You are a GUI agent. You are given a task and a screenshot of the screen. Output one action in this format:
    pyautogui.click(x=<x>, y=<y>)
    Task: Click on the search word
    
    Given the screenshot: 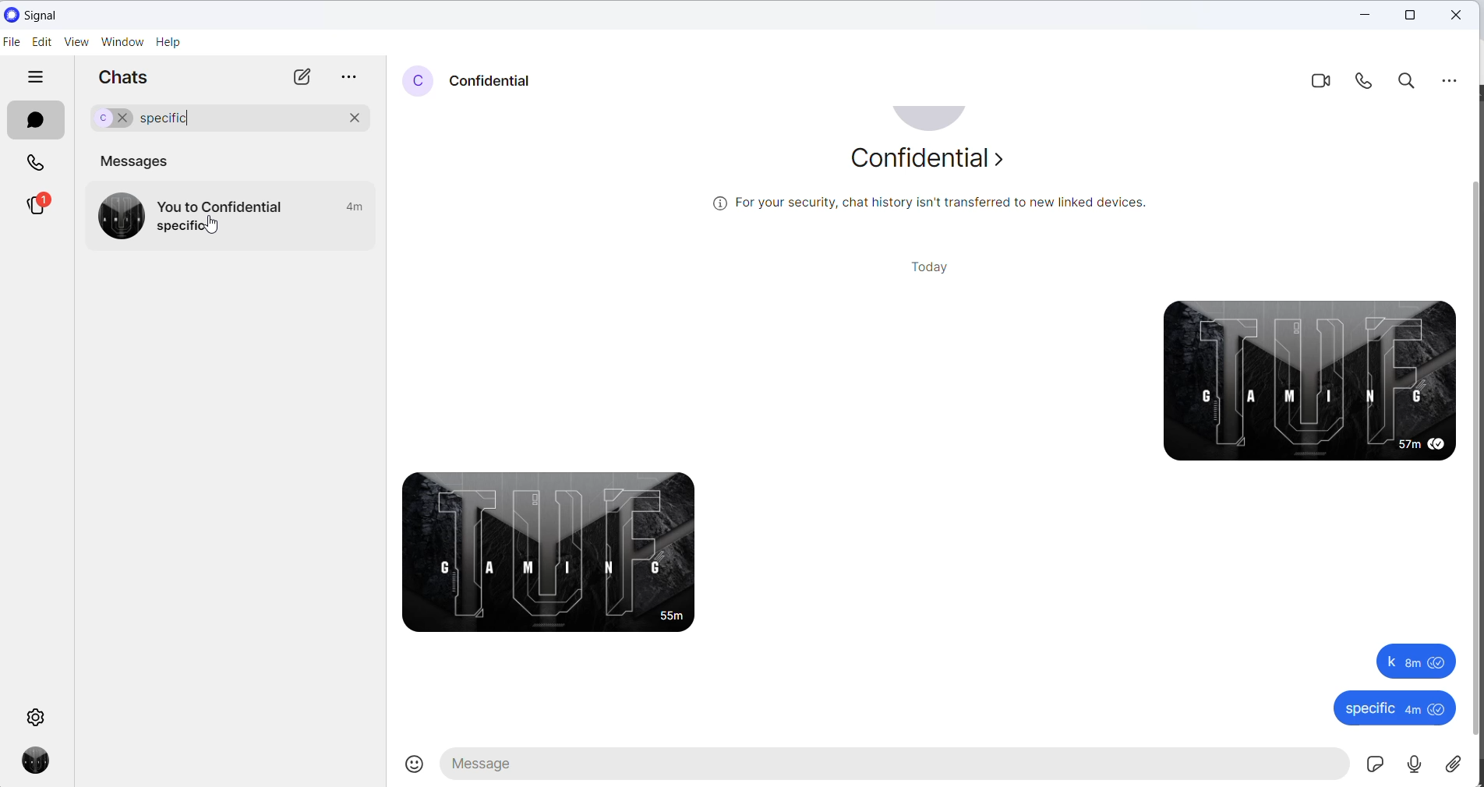 What is the action you would take?
    pyautogui.click(x=175, y=120)
    